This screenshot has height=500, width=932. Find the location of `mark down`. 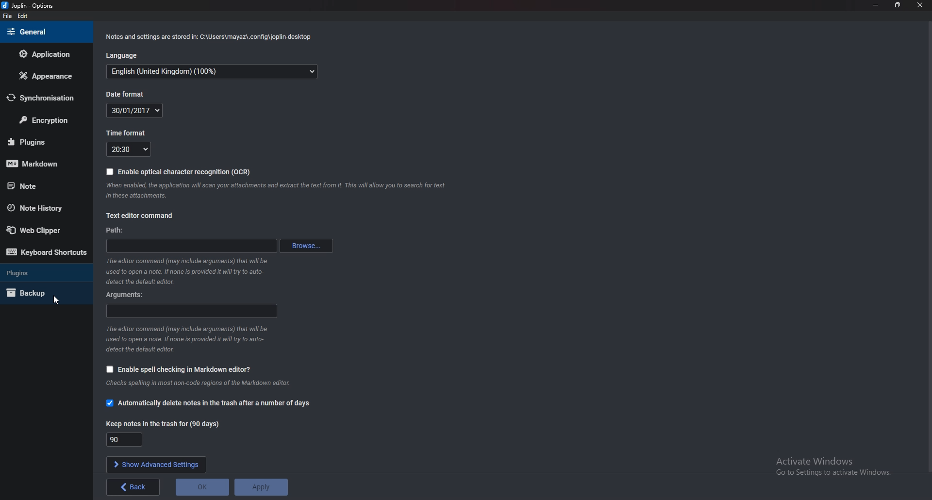

mark down is located at coordinates (39, 165).